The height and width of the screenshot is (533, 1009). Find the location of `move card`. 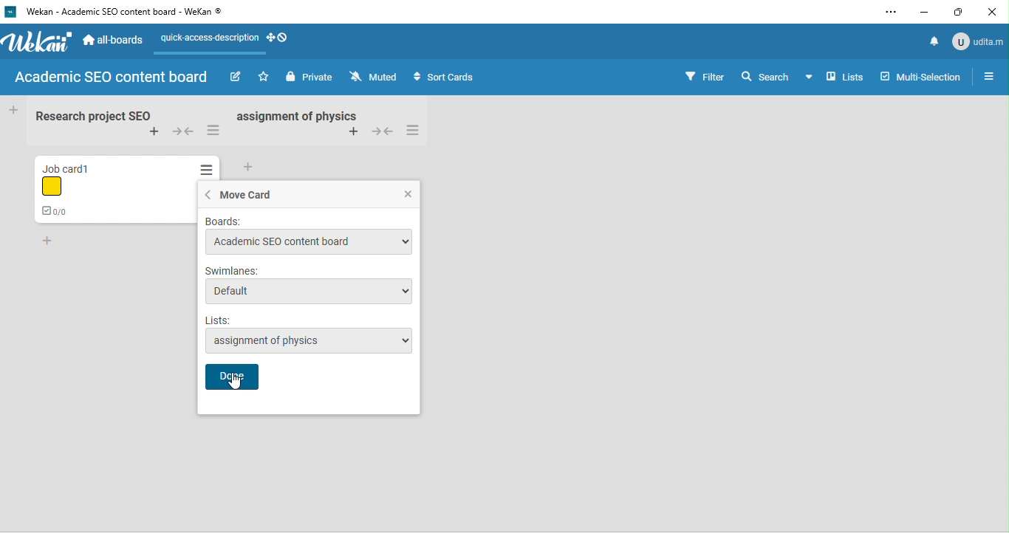

move card is located at coordinates (244, 195).